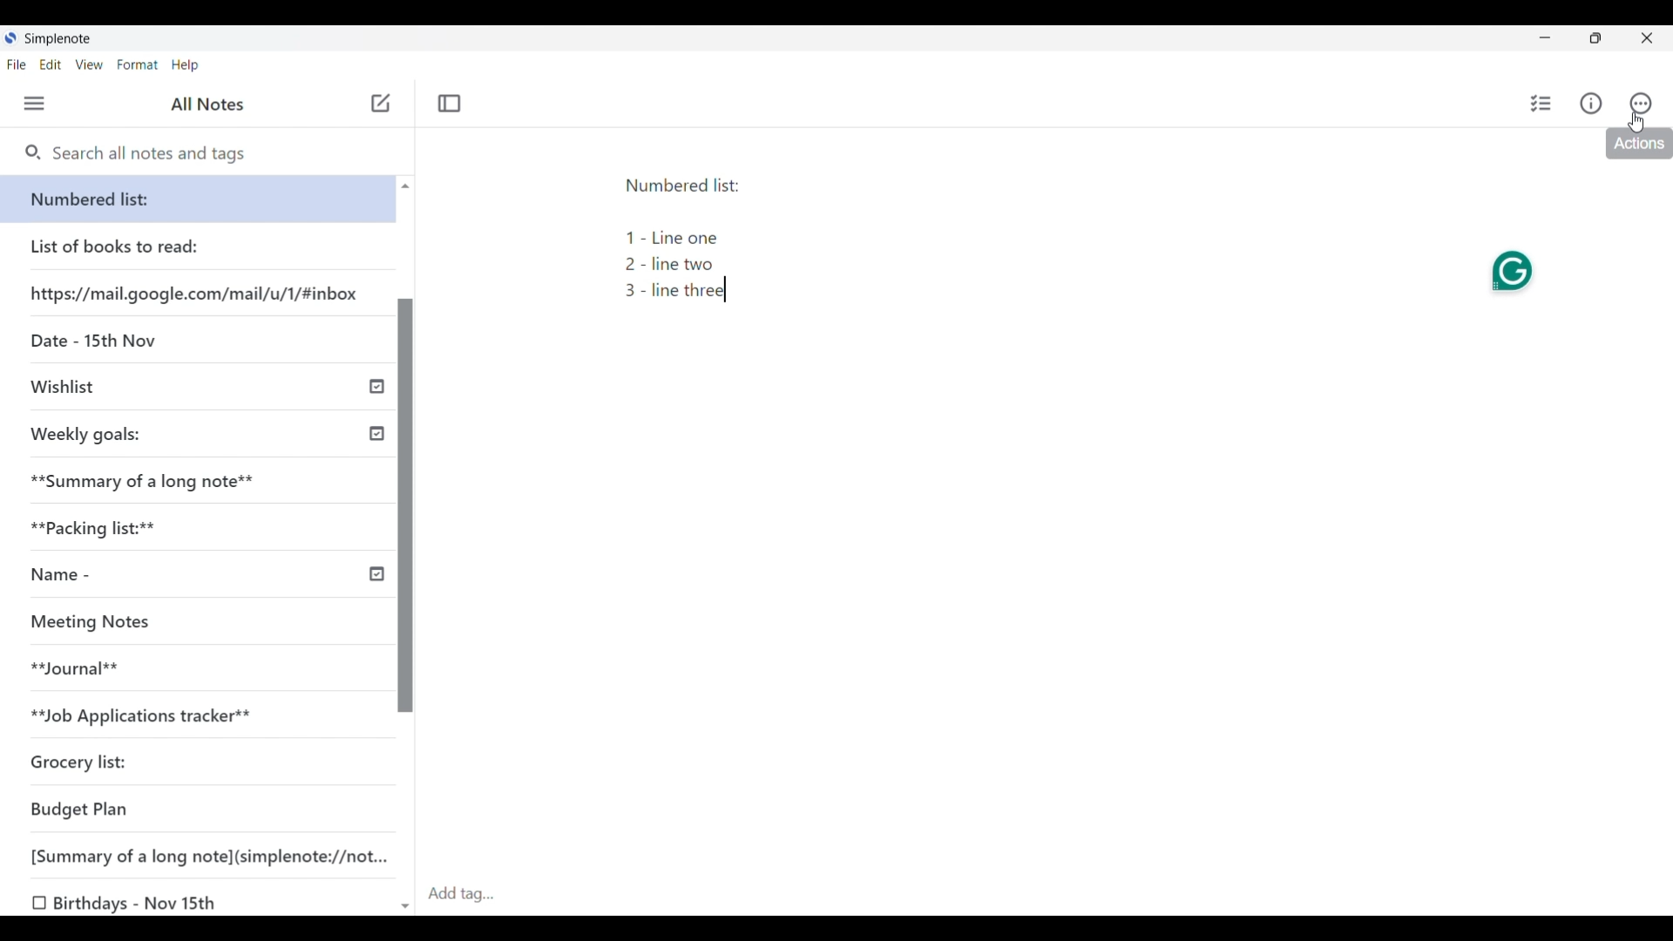 Image resolution: width=1673 pixels, height=941 pixels. What do you see at coordinates (377, 577) in the screenshot?
I see `timeline` at bounding box center [377, 577].